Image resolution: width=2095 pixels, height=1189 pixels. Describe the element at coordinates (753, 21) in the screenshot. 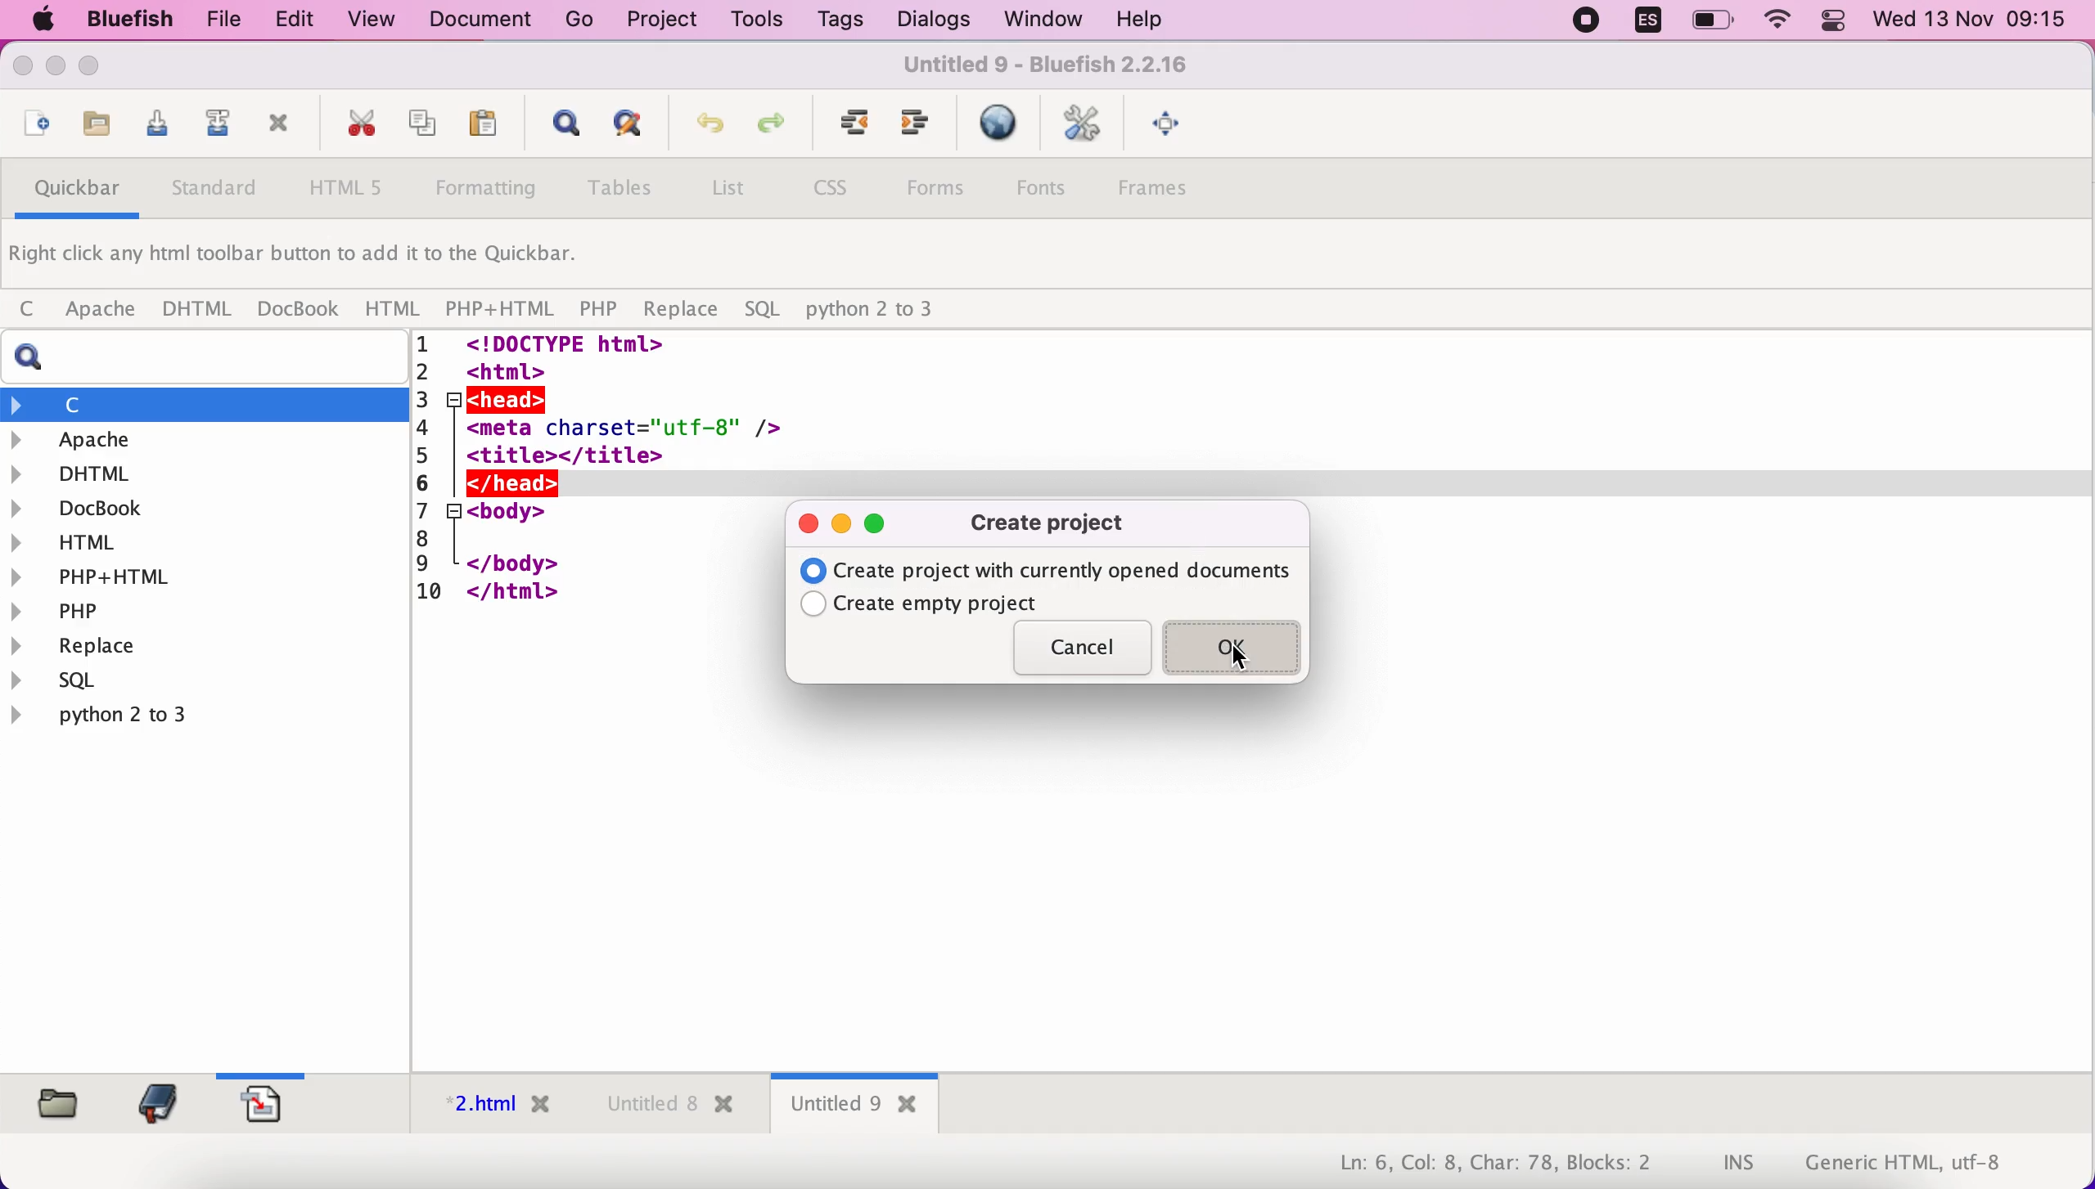

I see `tools` at that location.